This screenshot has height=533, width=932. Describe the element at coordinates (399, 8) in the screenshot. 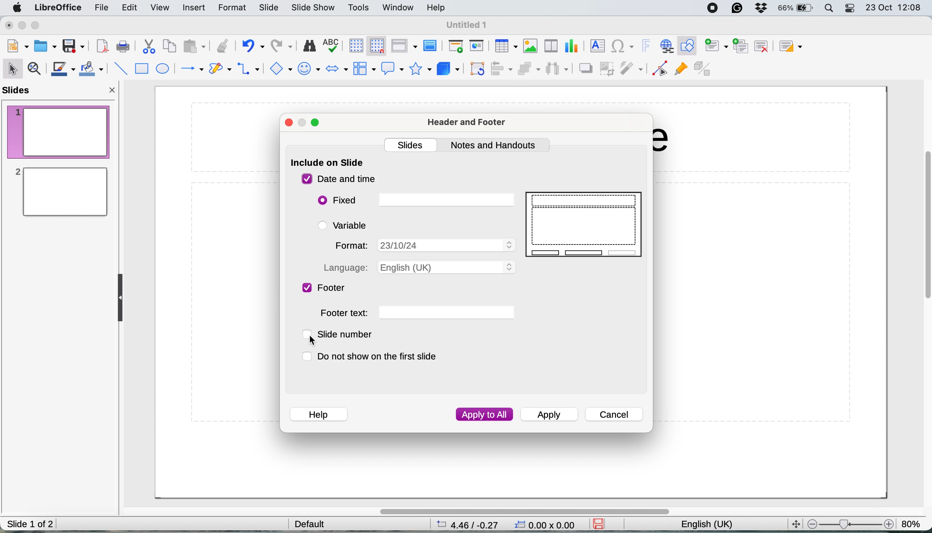

I see `window` at that location.